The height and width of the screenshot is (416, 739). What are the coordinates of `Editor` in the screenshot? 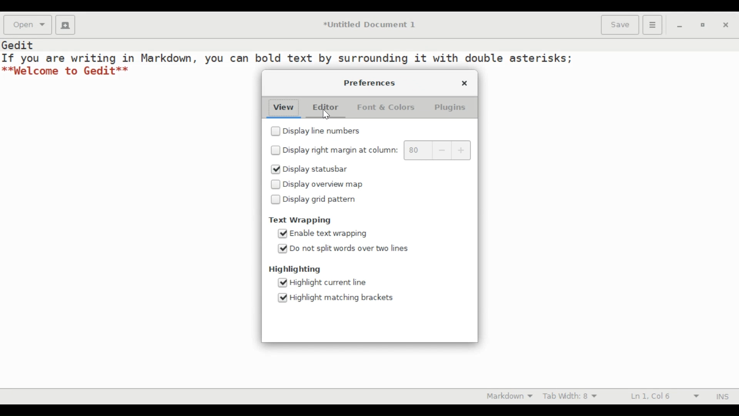 It's located at (324, 107).